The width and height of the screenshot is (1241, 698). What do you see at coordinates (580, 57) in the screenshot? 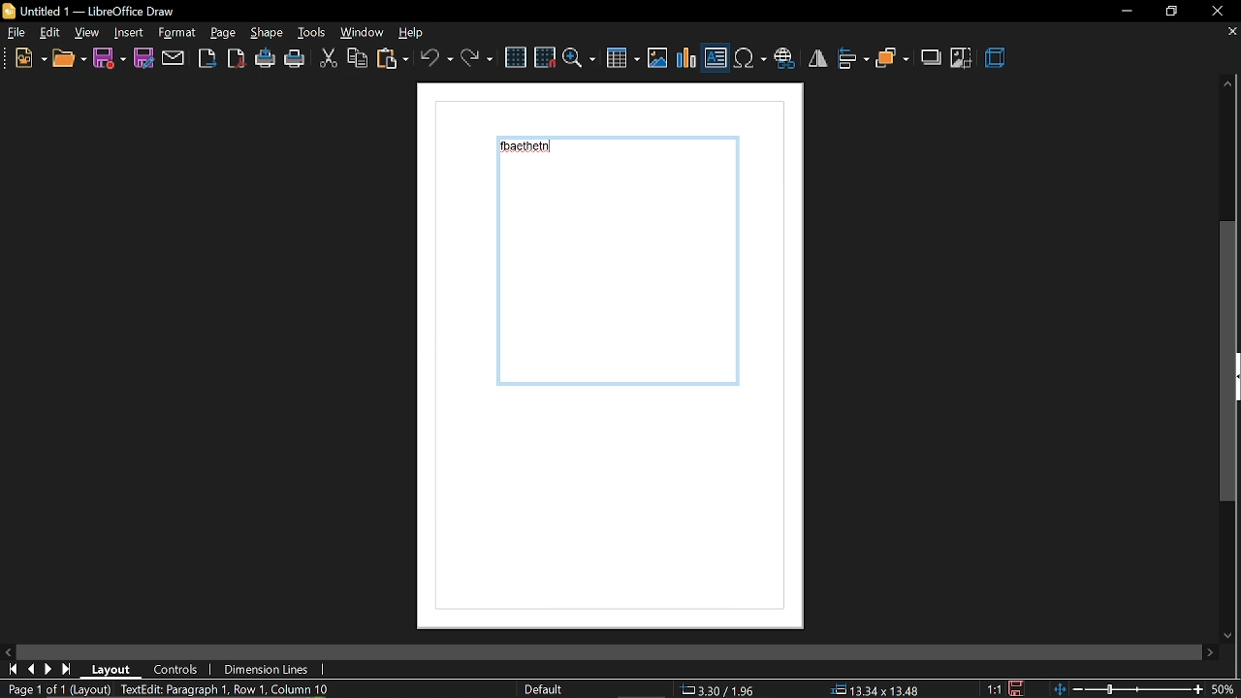
I see `zoom` at bounding box center [580, 57].